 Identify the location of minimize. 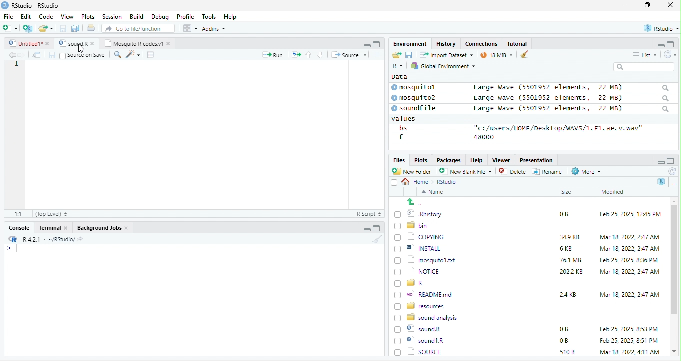
(660, 161).